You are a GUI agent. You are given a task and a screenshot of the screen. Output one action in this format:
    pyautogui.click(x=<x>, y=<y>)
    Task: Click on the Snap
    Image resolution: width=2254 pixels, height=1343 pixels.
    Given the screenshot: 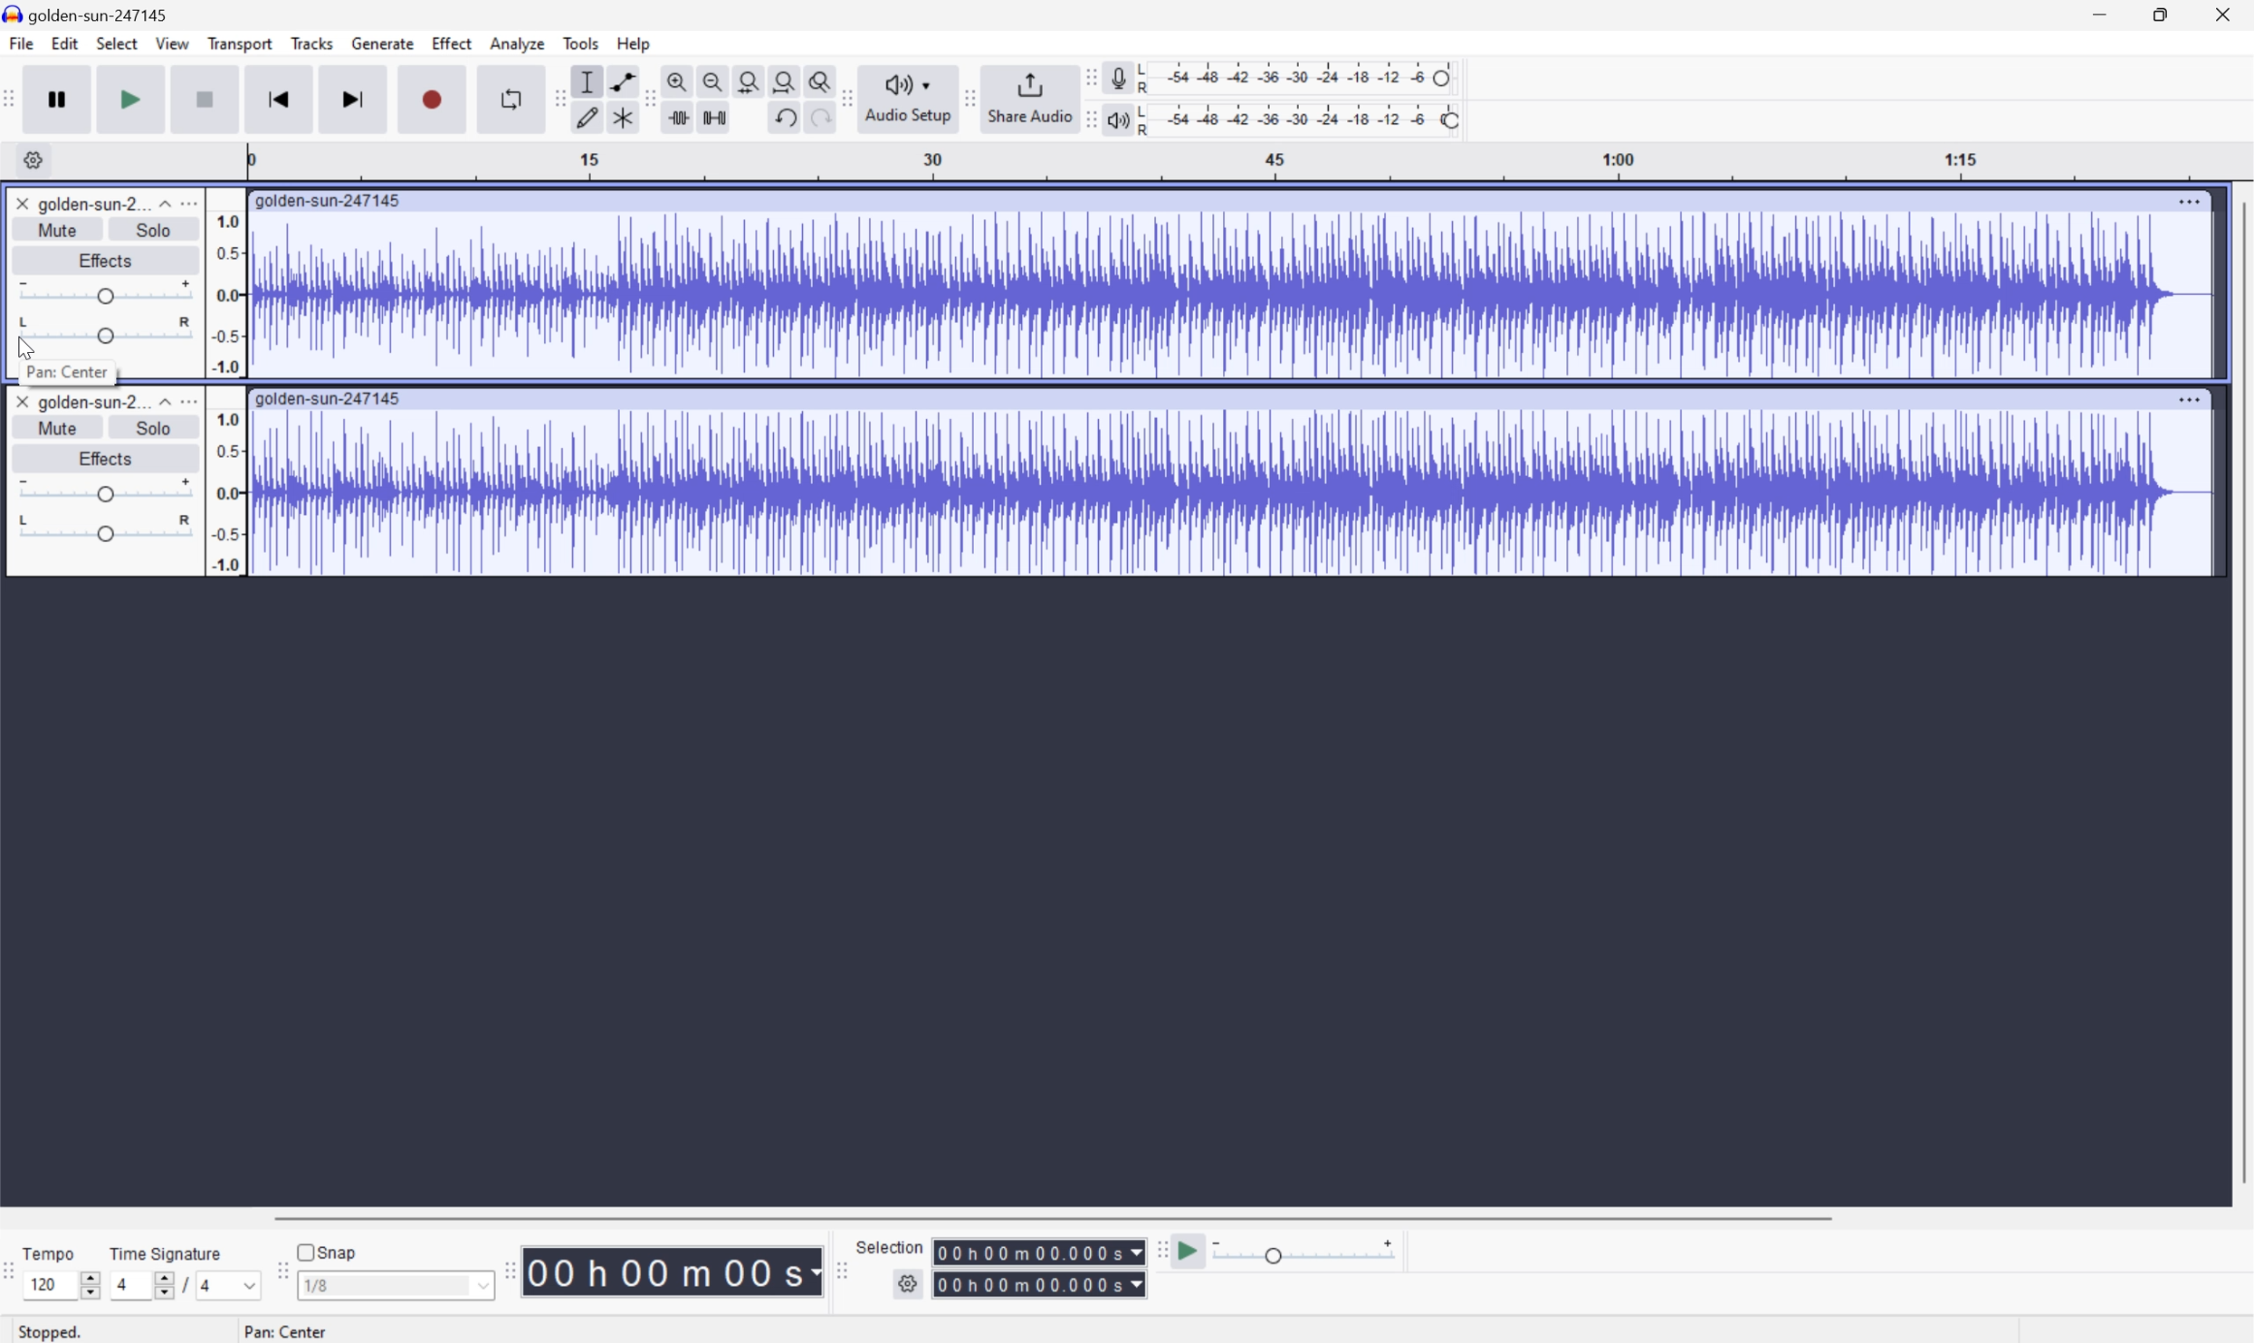 What is the action you would take?
    pyautogui.click(x=329, y=1252)
    